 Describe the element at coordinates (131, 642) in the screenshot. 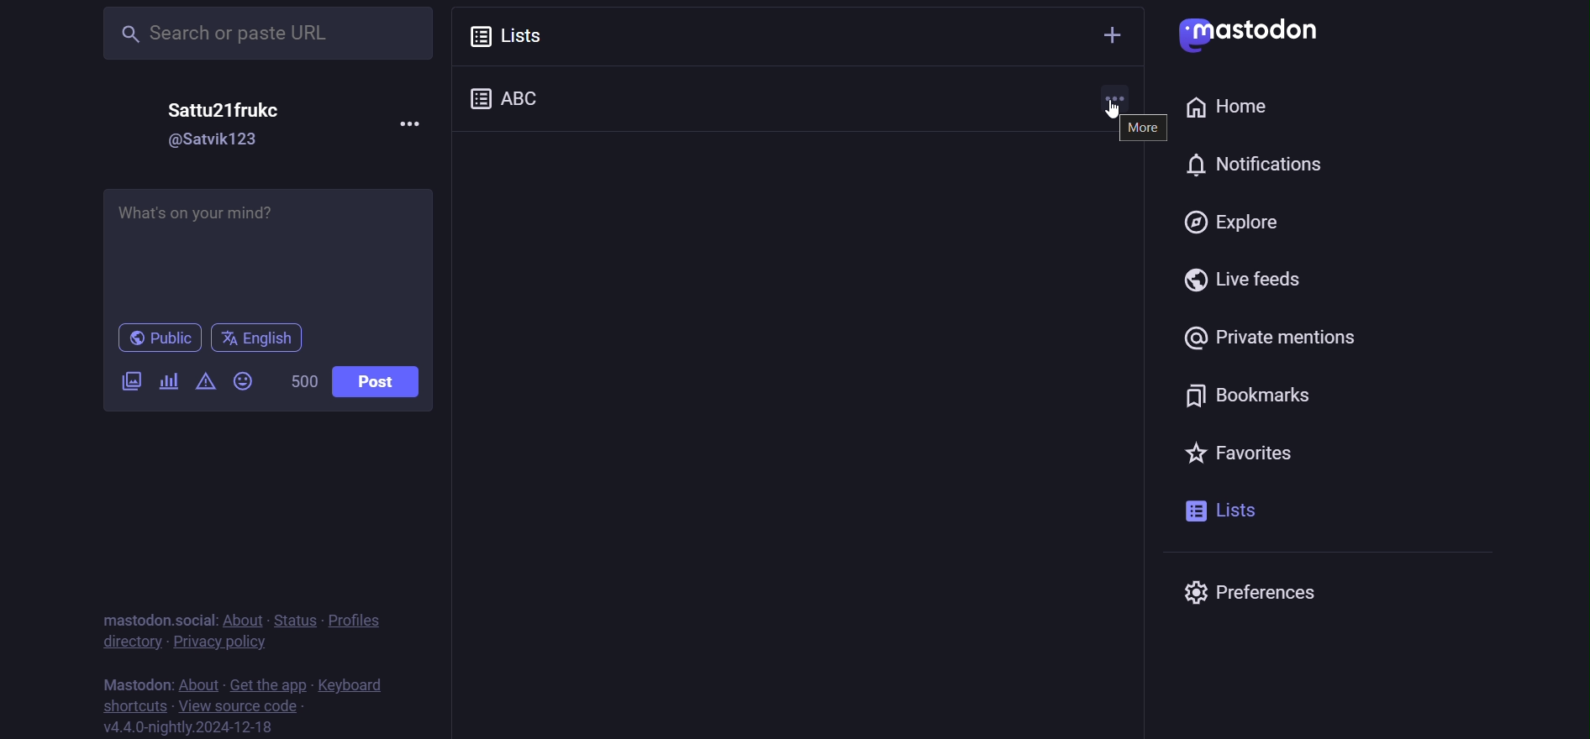

I see `directory` at that location.